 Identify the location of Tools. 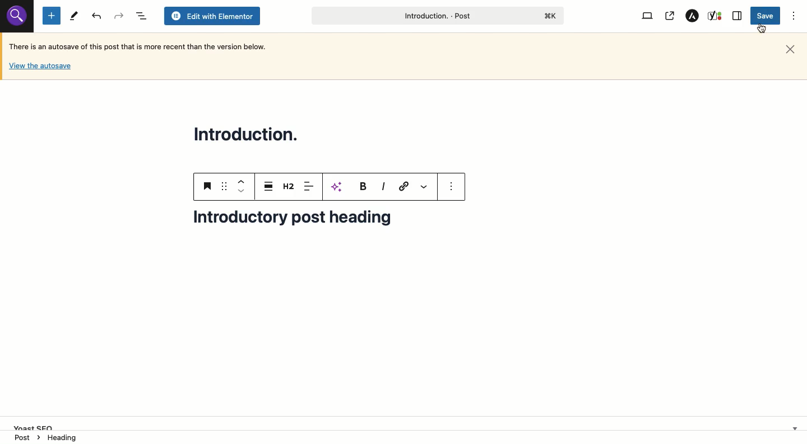
(73, 16).